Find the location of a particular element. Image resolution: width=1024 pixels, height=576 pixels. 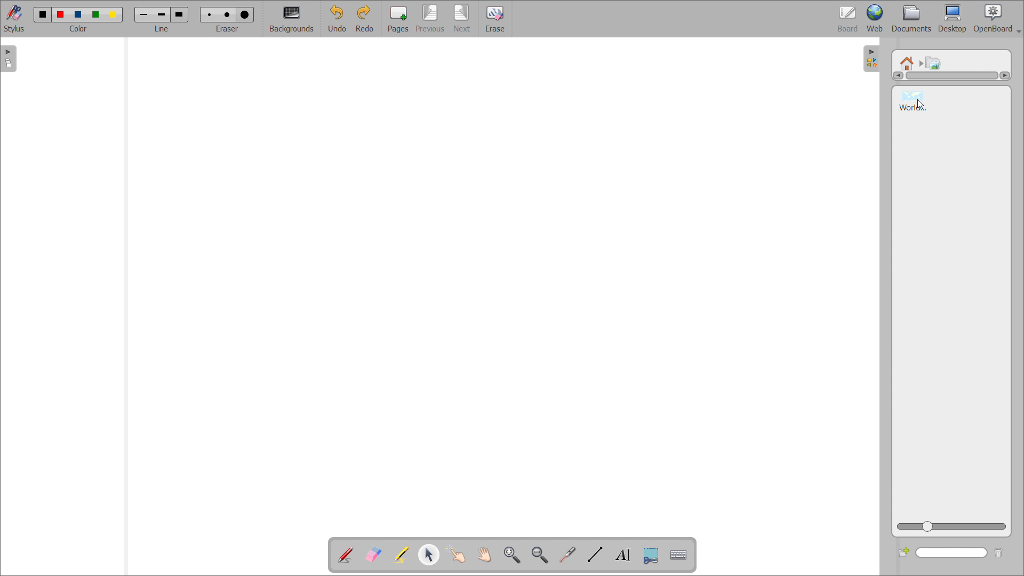

cursor is located at coordinates (922, 105).